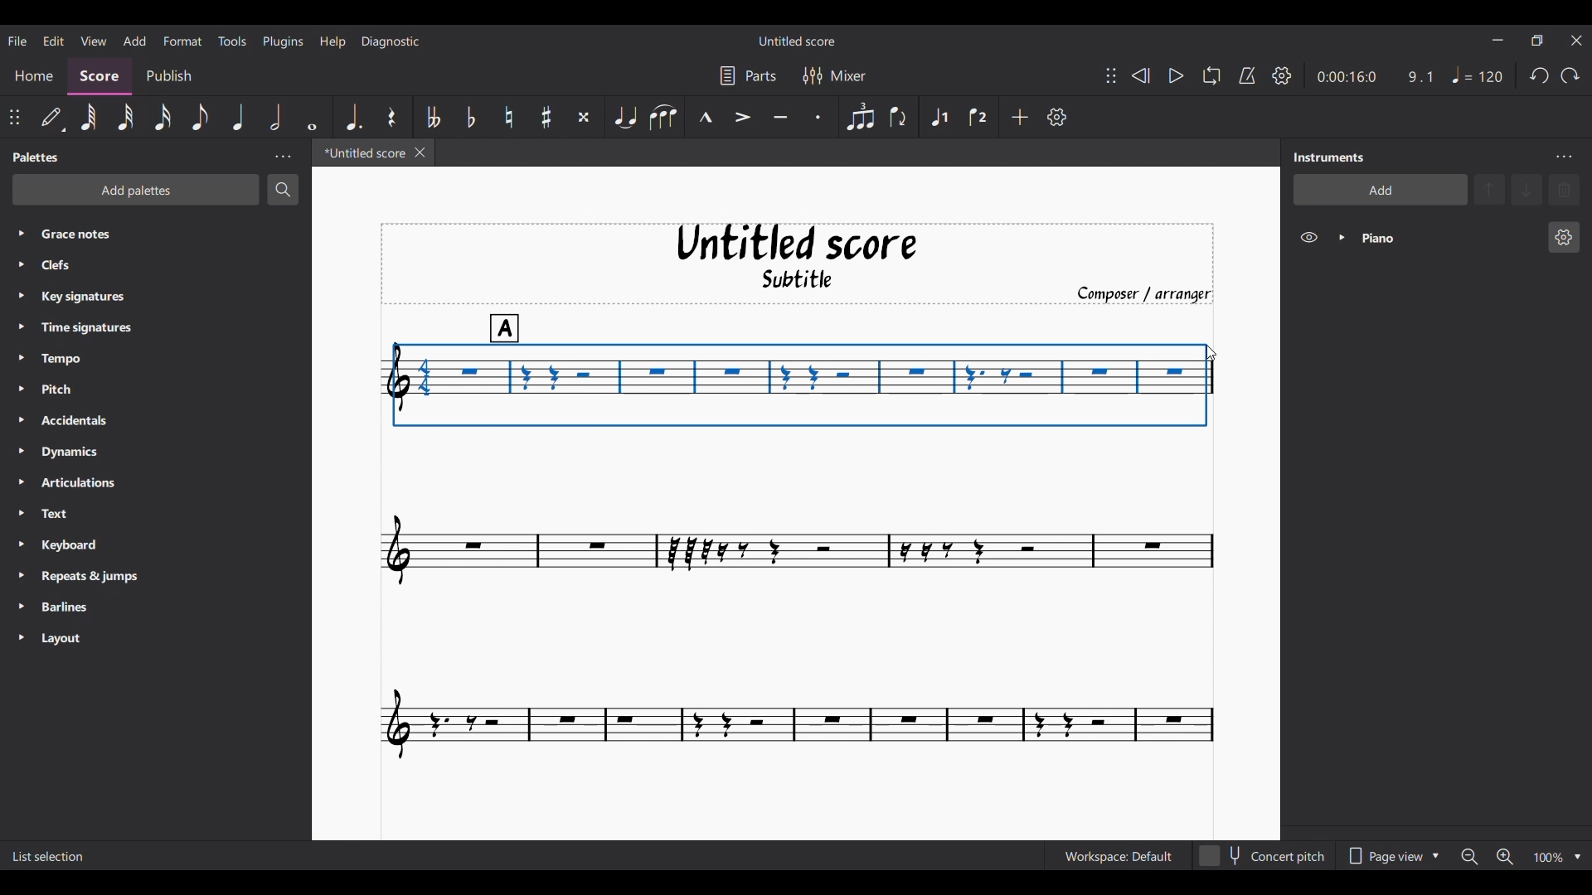 The image size is (1592, 895). I want to click on Undo, so click(1539, 75).